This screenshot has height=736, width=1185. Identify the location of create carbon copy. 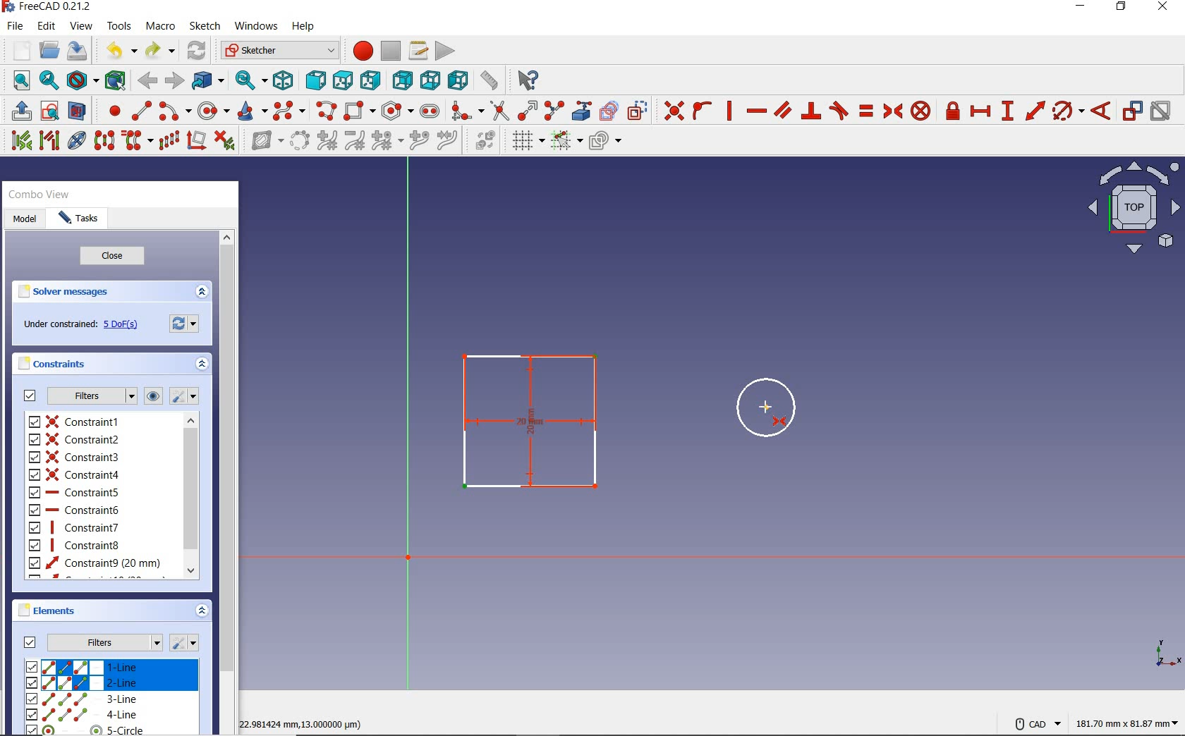
(609, 111).